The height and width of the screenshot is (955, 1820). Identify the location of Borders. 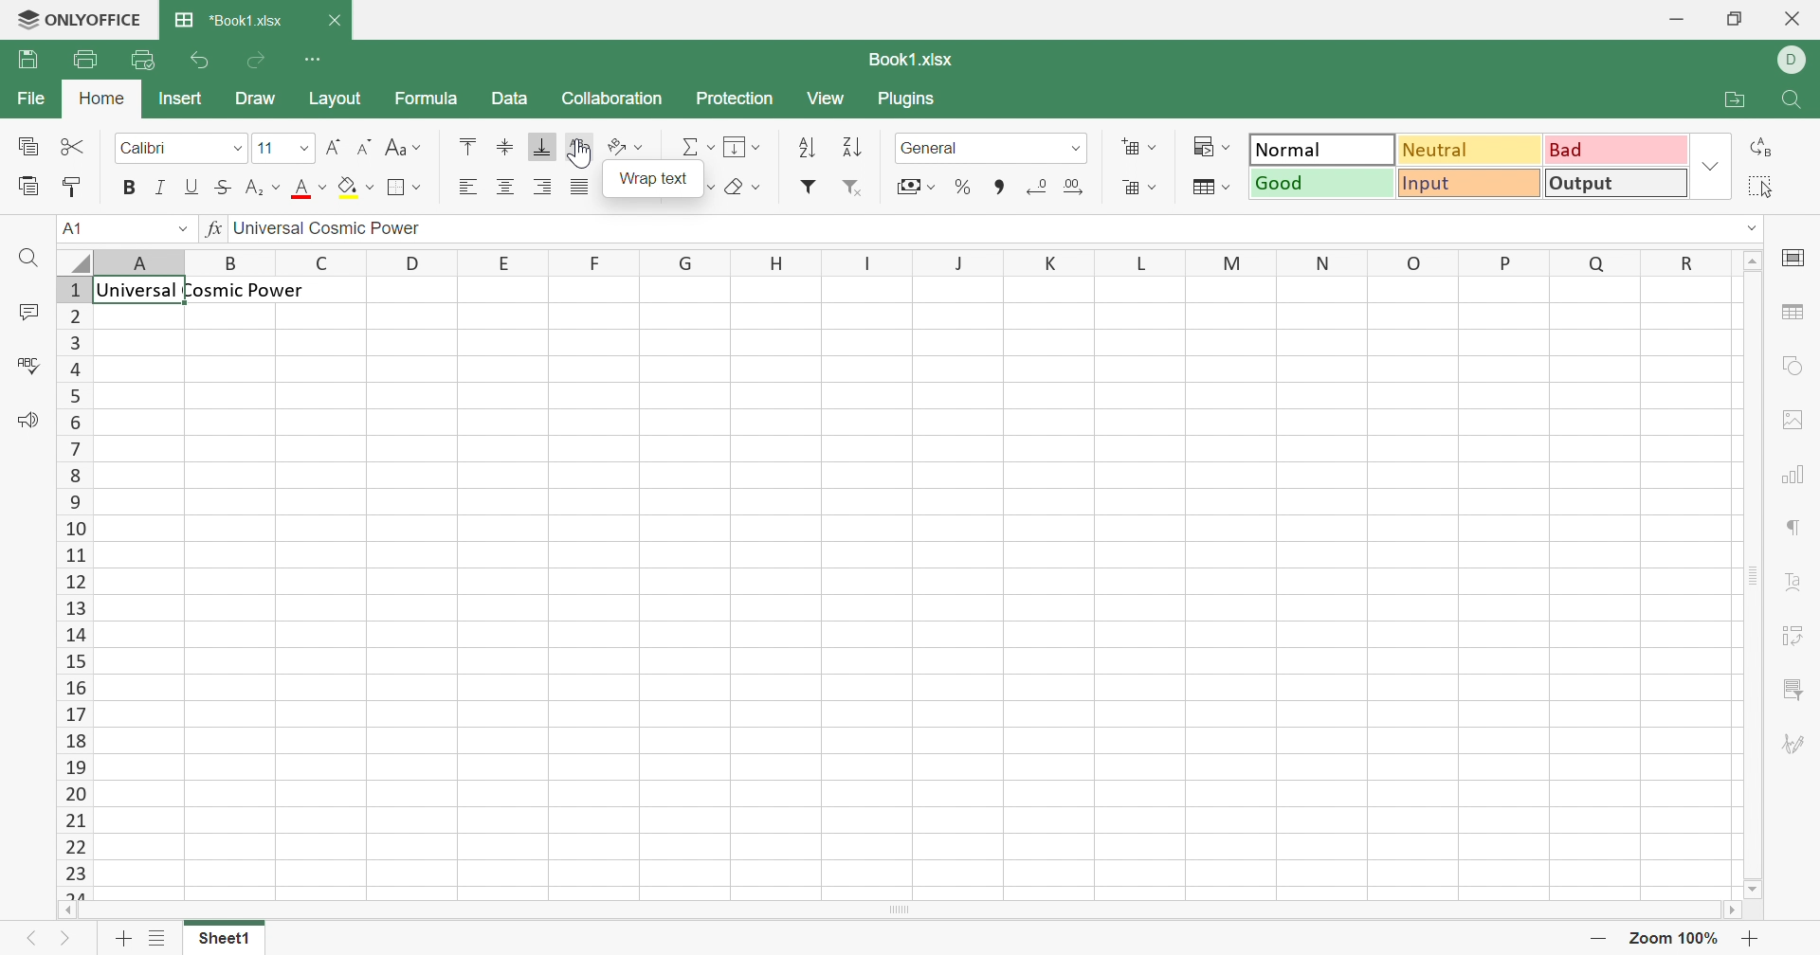
(408, 189).